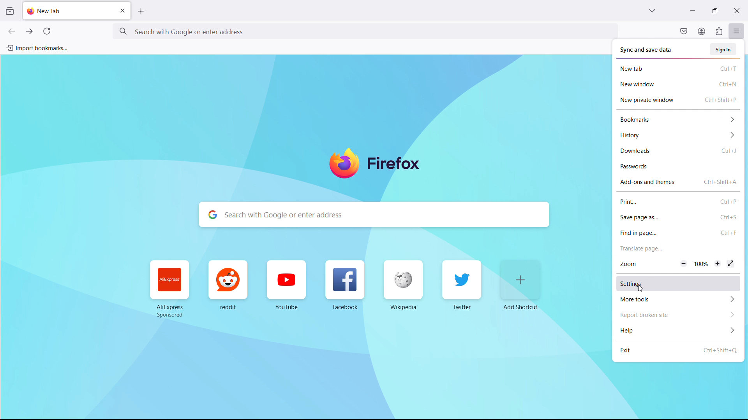 This screenshot has width=748, height=420. Describe the element at coordinates (678, 350) in the screenshot. I see `exit` at that location.